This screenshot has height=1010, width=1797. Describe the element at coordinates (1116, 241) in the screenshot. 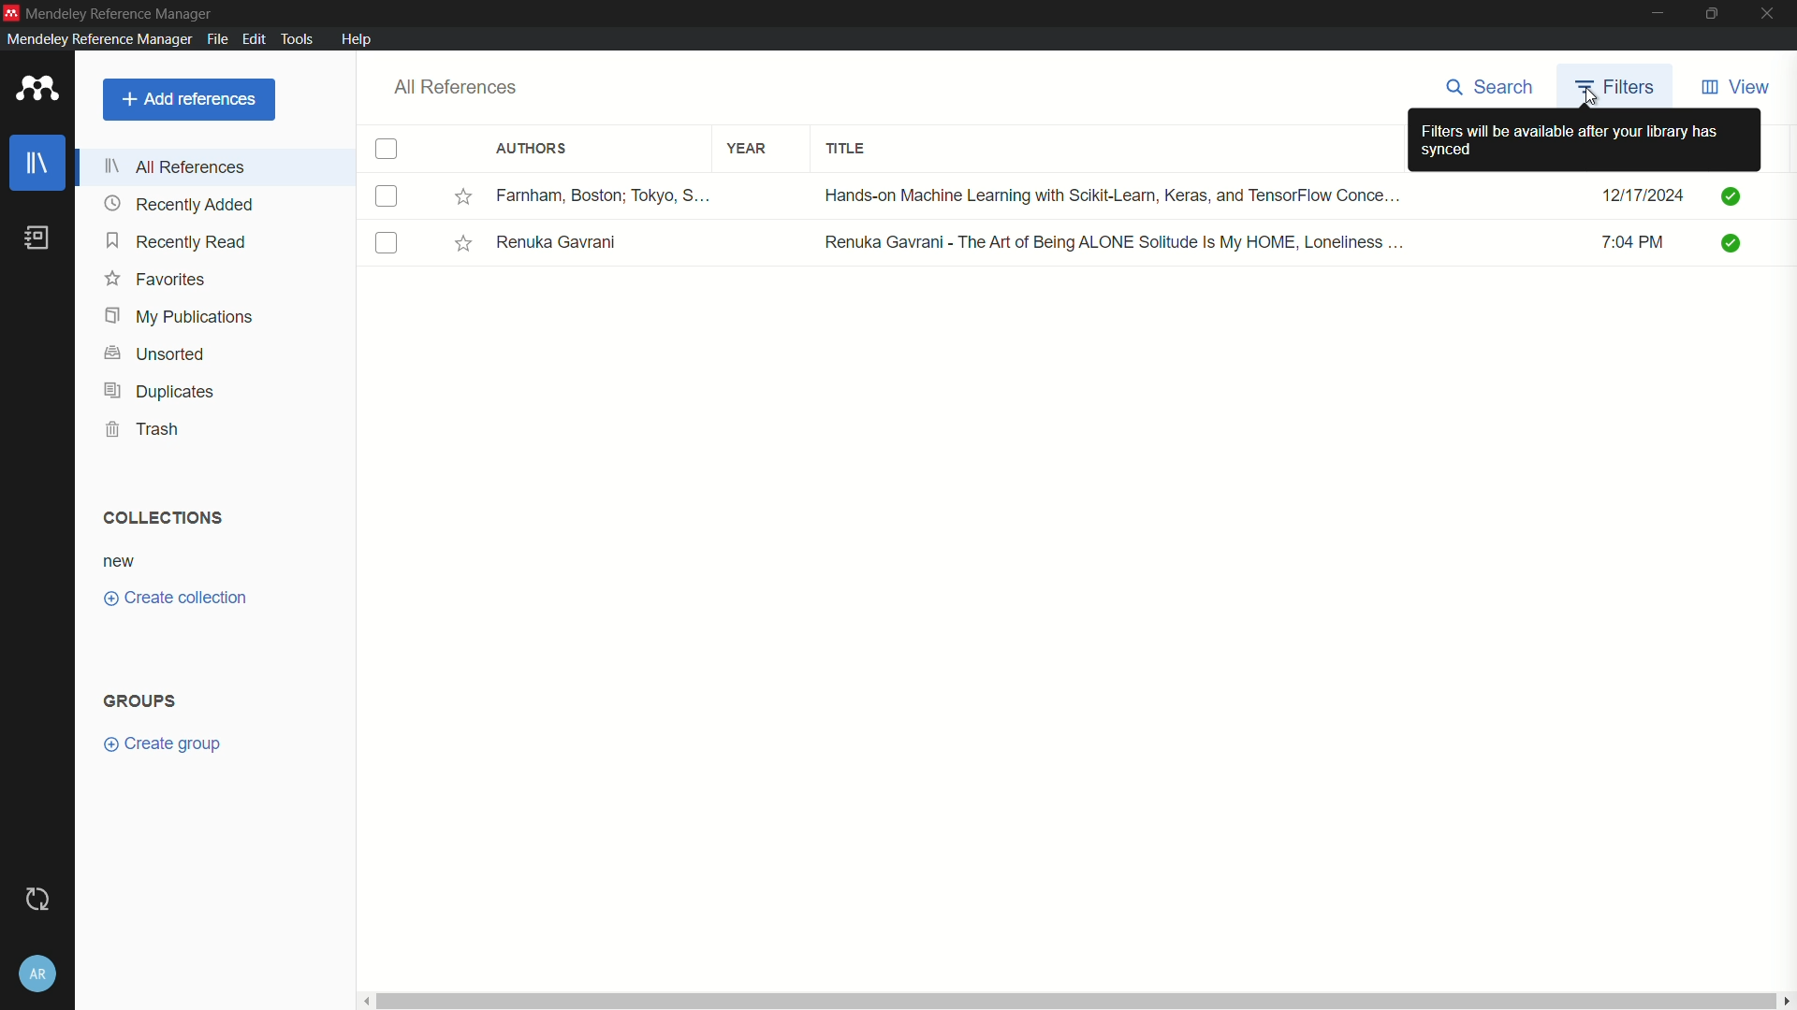

I see `Renuka Gavrani - The Art of Being ALONE Solitude Is My HOME, Loneliness .` at that location.